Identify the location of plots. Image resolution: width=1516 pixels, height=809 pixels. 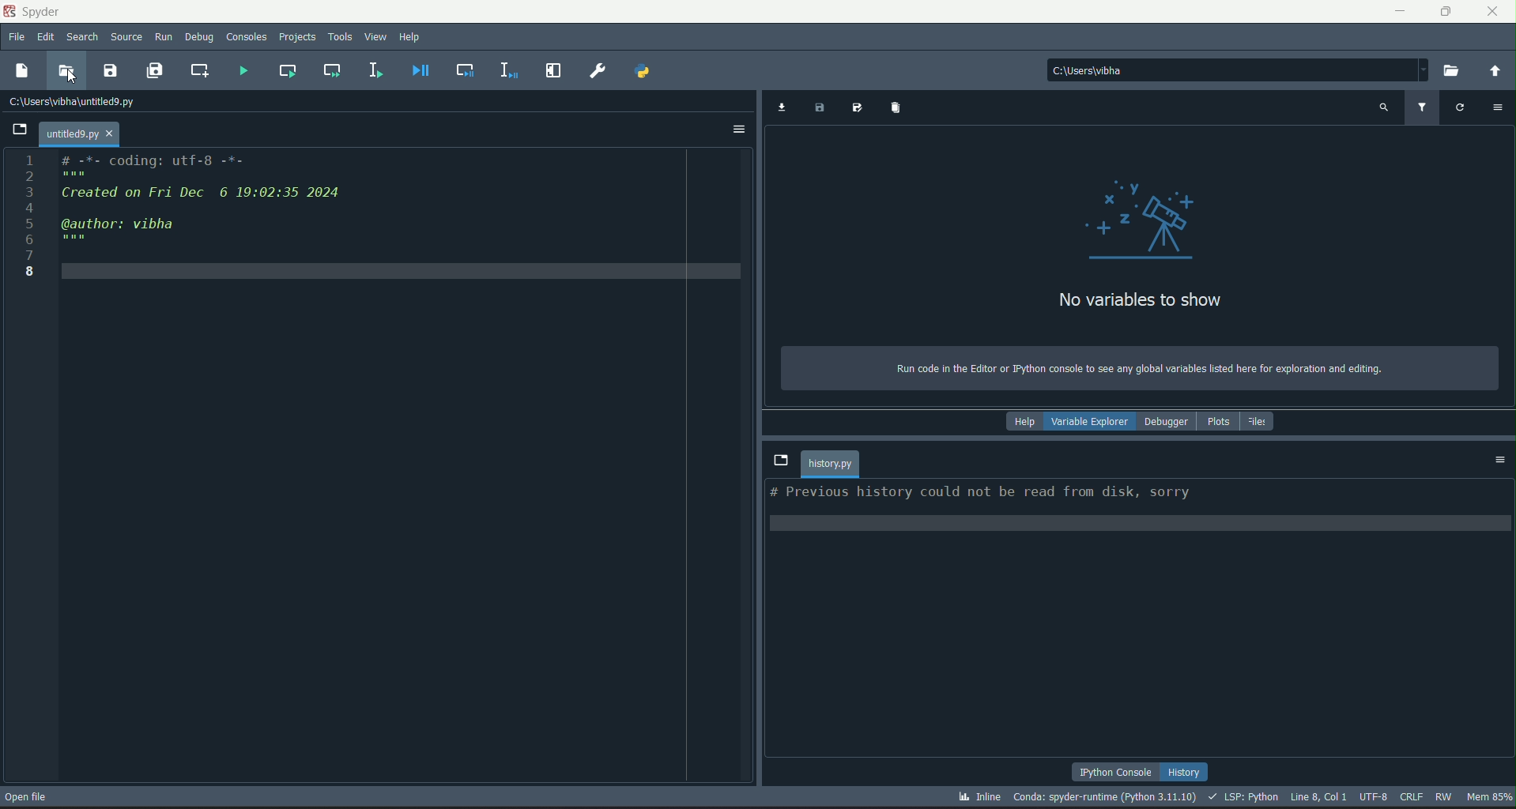
(1219, 420).